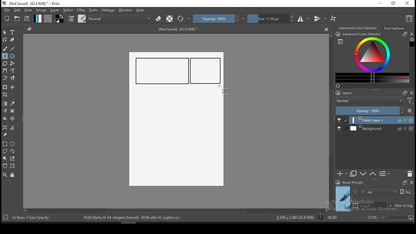 This screenshot has width=416, height=234. What do you see at coordinates (5, 104) in the screenshot?
I see `gradient tool` at bounding box center [5, 104].